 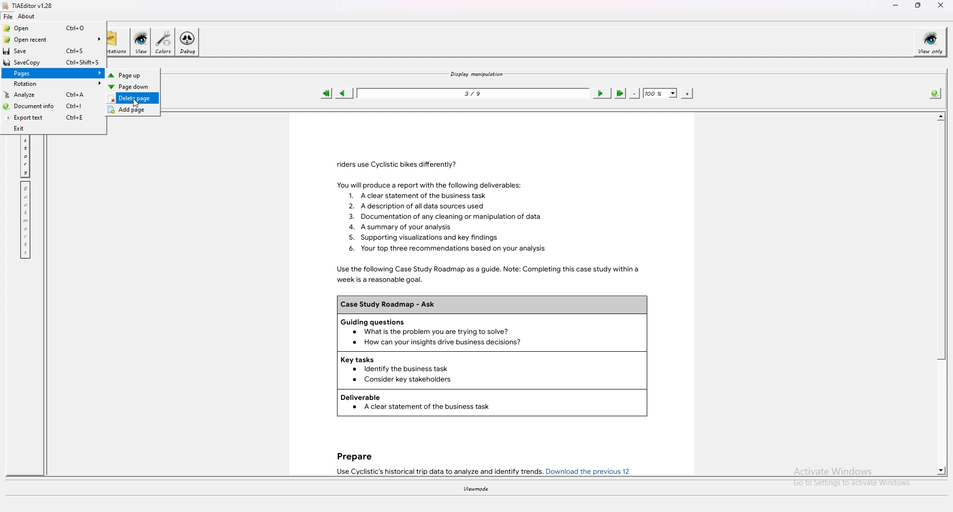 I want to click on display manipulation, so click(x=476, y=73).